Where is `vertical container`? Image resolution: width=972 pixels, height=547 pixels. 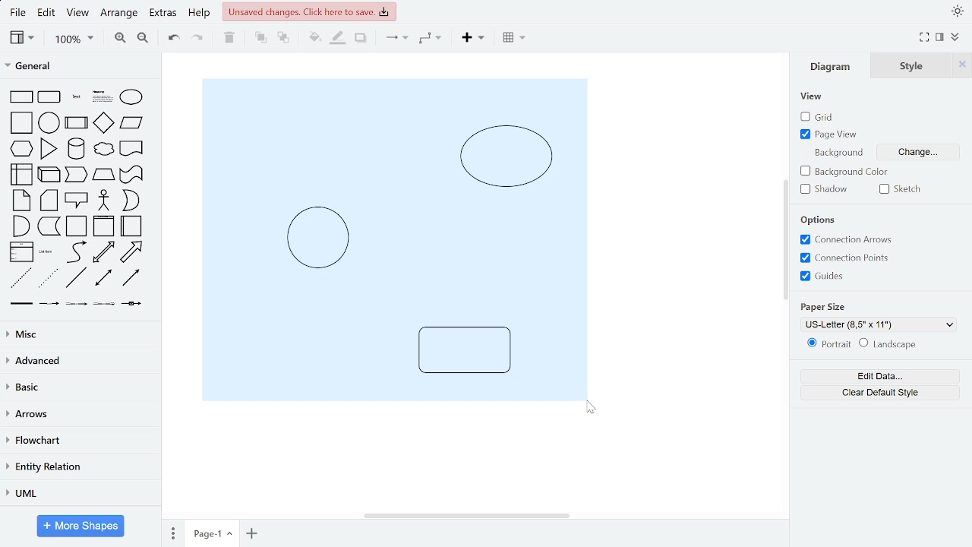 vertical container is located at coordinates (103, 227).